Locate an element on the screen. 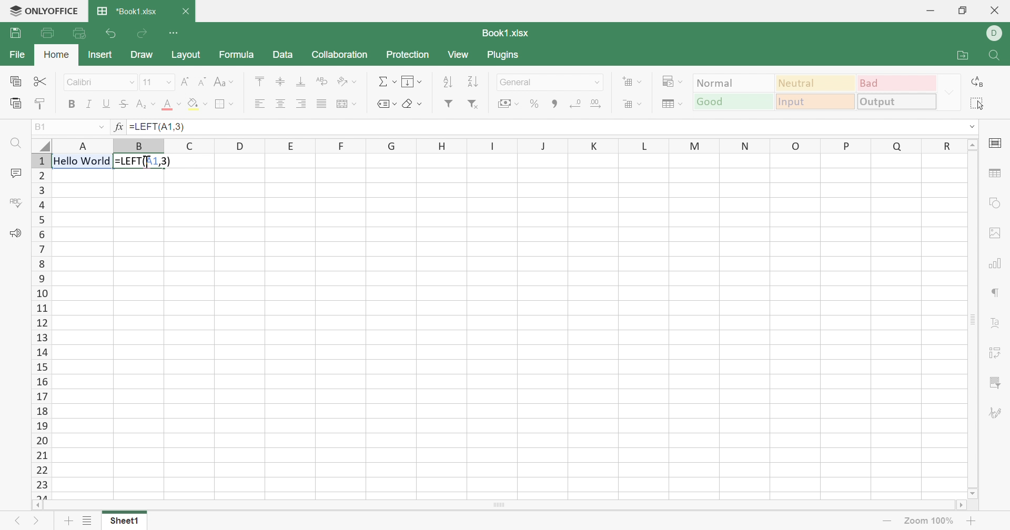  Formula is located at coordinates (235, 56).